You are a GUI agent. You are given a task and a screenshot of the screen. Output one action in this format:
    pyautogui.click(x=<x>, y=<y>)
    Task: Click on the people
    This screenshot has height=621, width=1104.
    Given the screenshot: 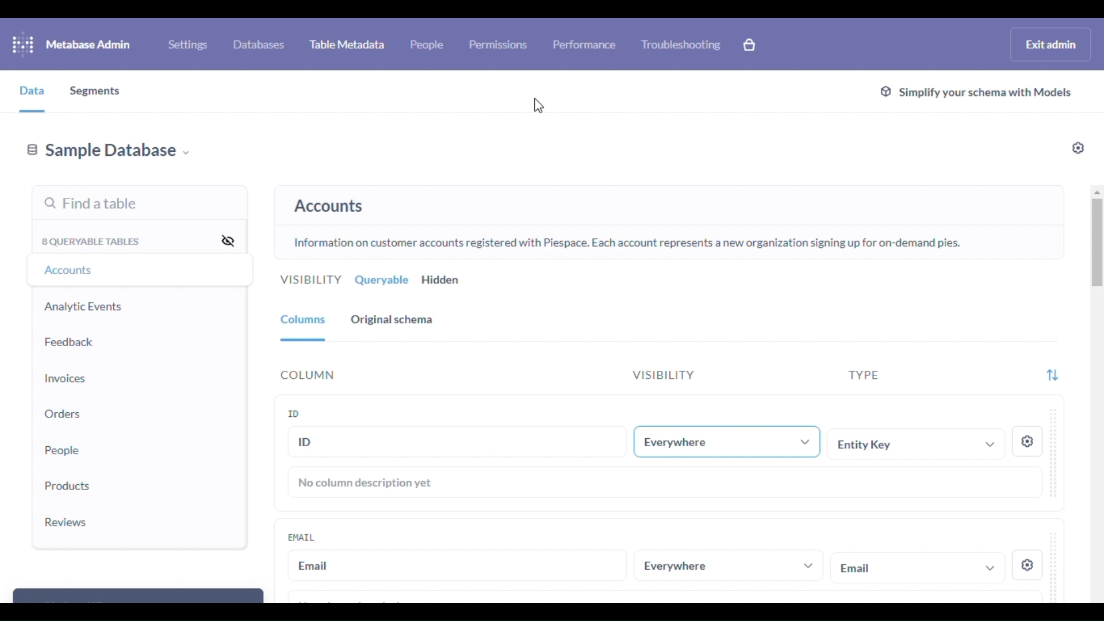 What is the action you would take?
    pyautogui.click(x=427, y=44)
    